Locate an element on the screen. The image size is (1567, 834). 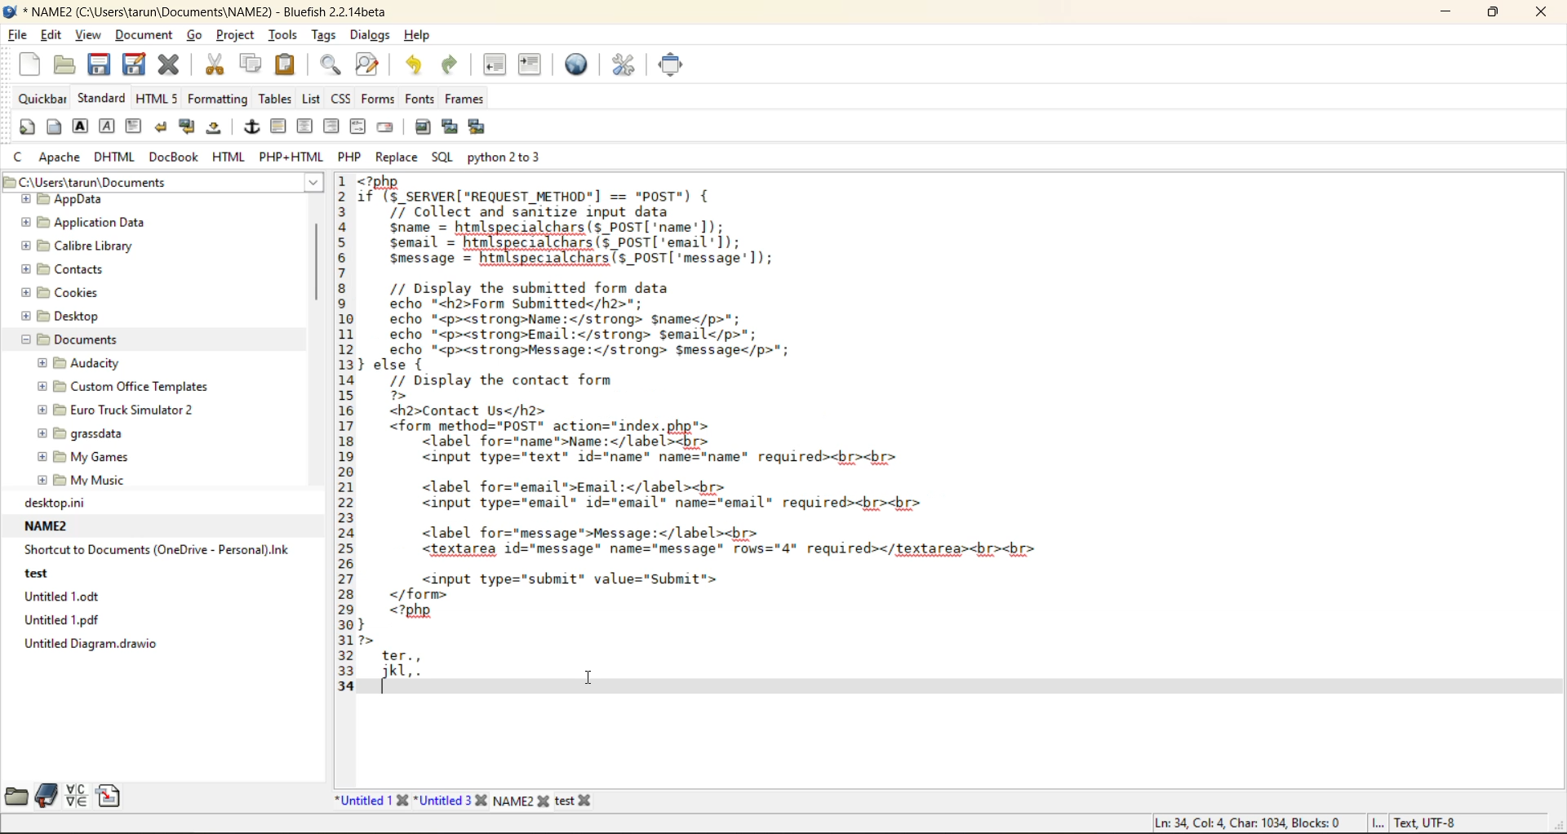
Untitled 3 is located at coordinates (453, 800).